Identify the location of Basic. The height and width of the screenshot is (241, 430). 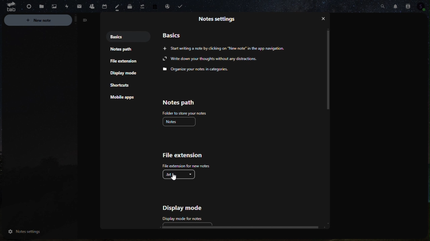
(115, 36).